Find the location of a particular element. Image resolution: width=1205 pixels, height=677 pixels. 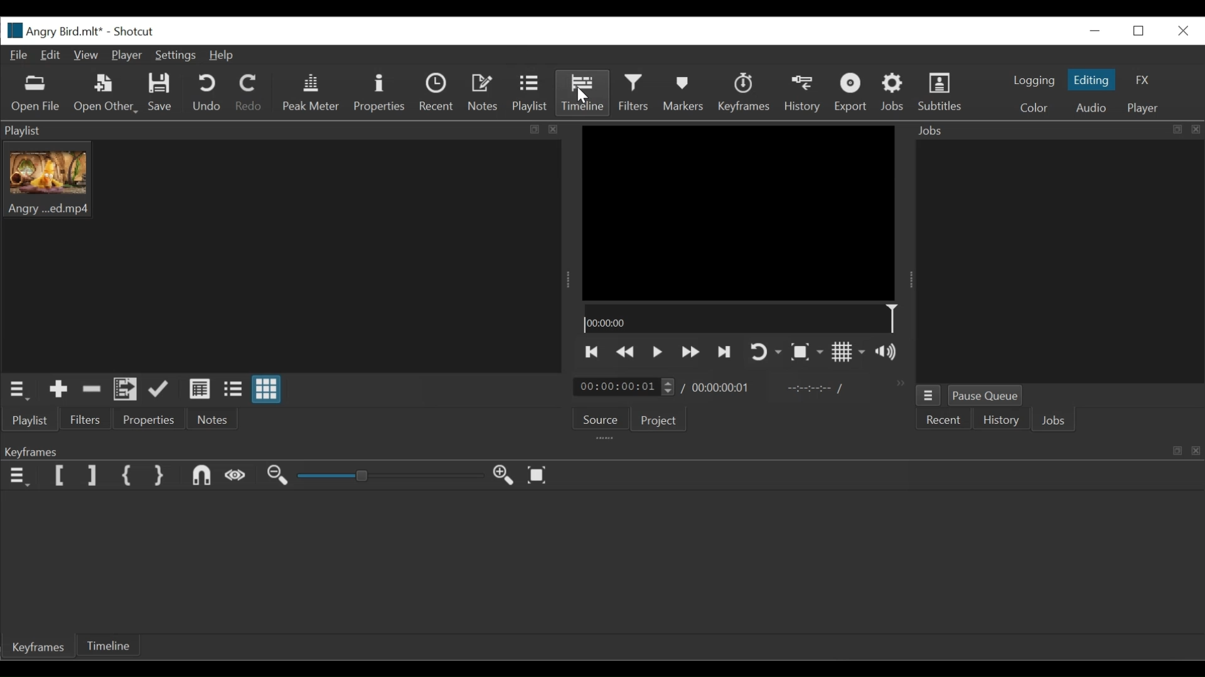

Zoom keyframe fit is located at coordinates (537, 476).